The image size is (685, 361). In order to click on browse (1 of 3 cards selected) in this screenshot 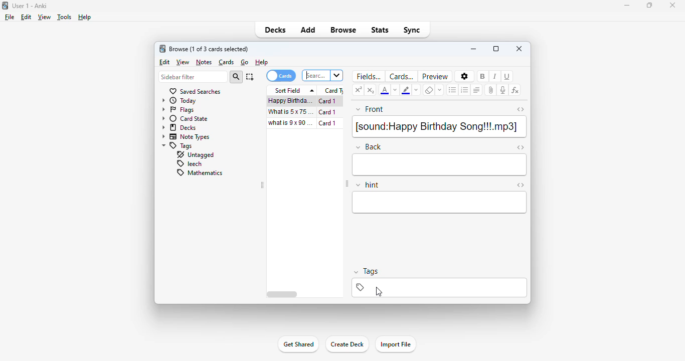, I will do `click(209, 49)`.